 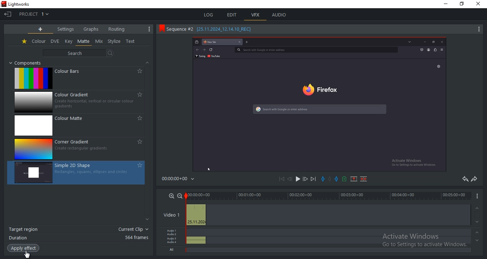 What do you see at coordinates (114, 41) in the screenshot?
I see `stylize` at bounding box center [114, 41].